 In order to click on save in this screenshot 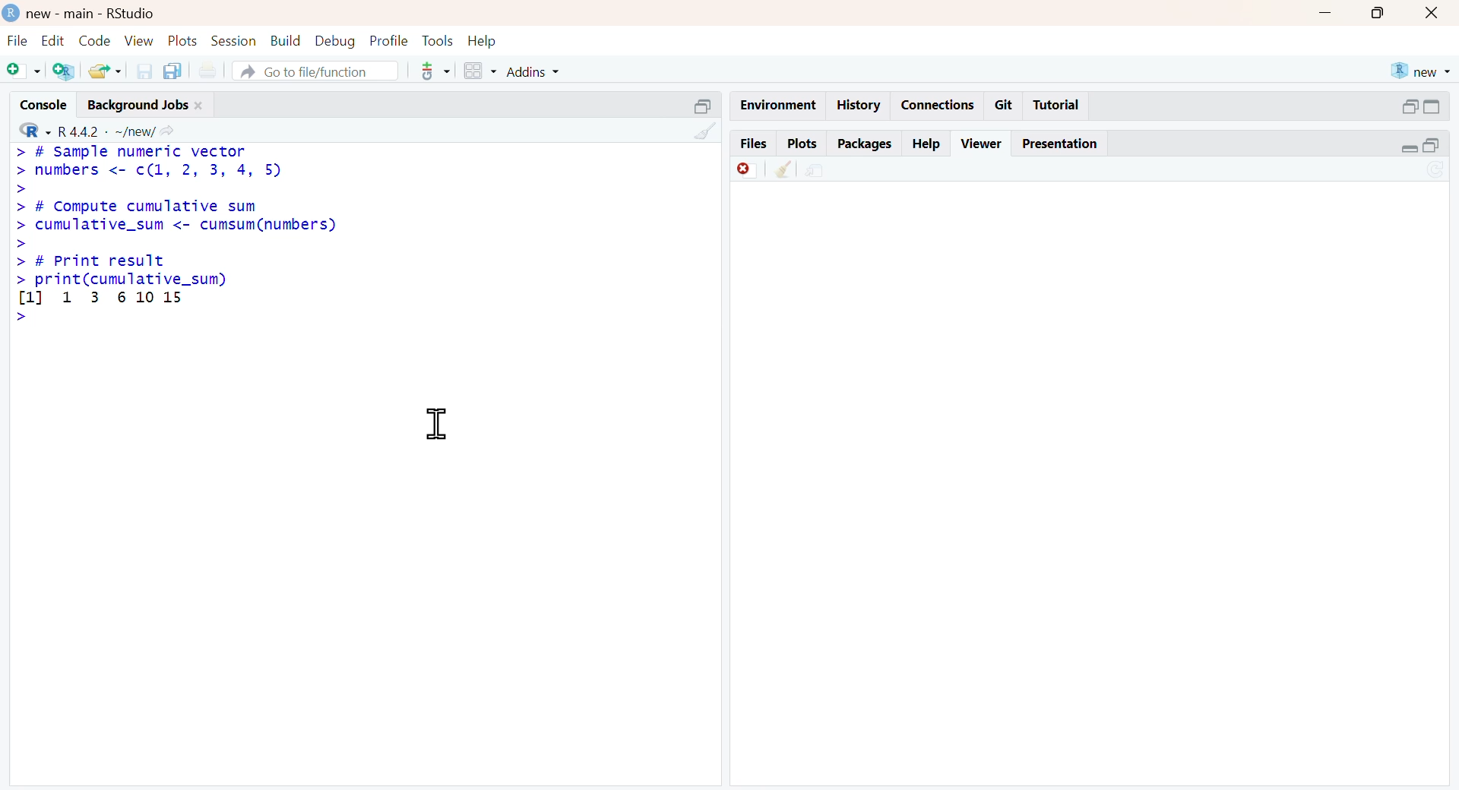, I will do `click(145, 71)`.